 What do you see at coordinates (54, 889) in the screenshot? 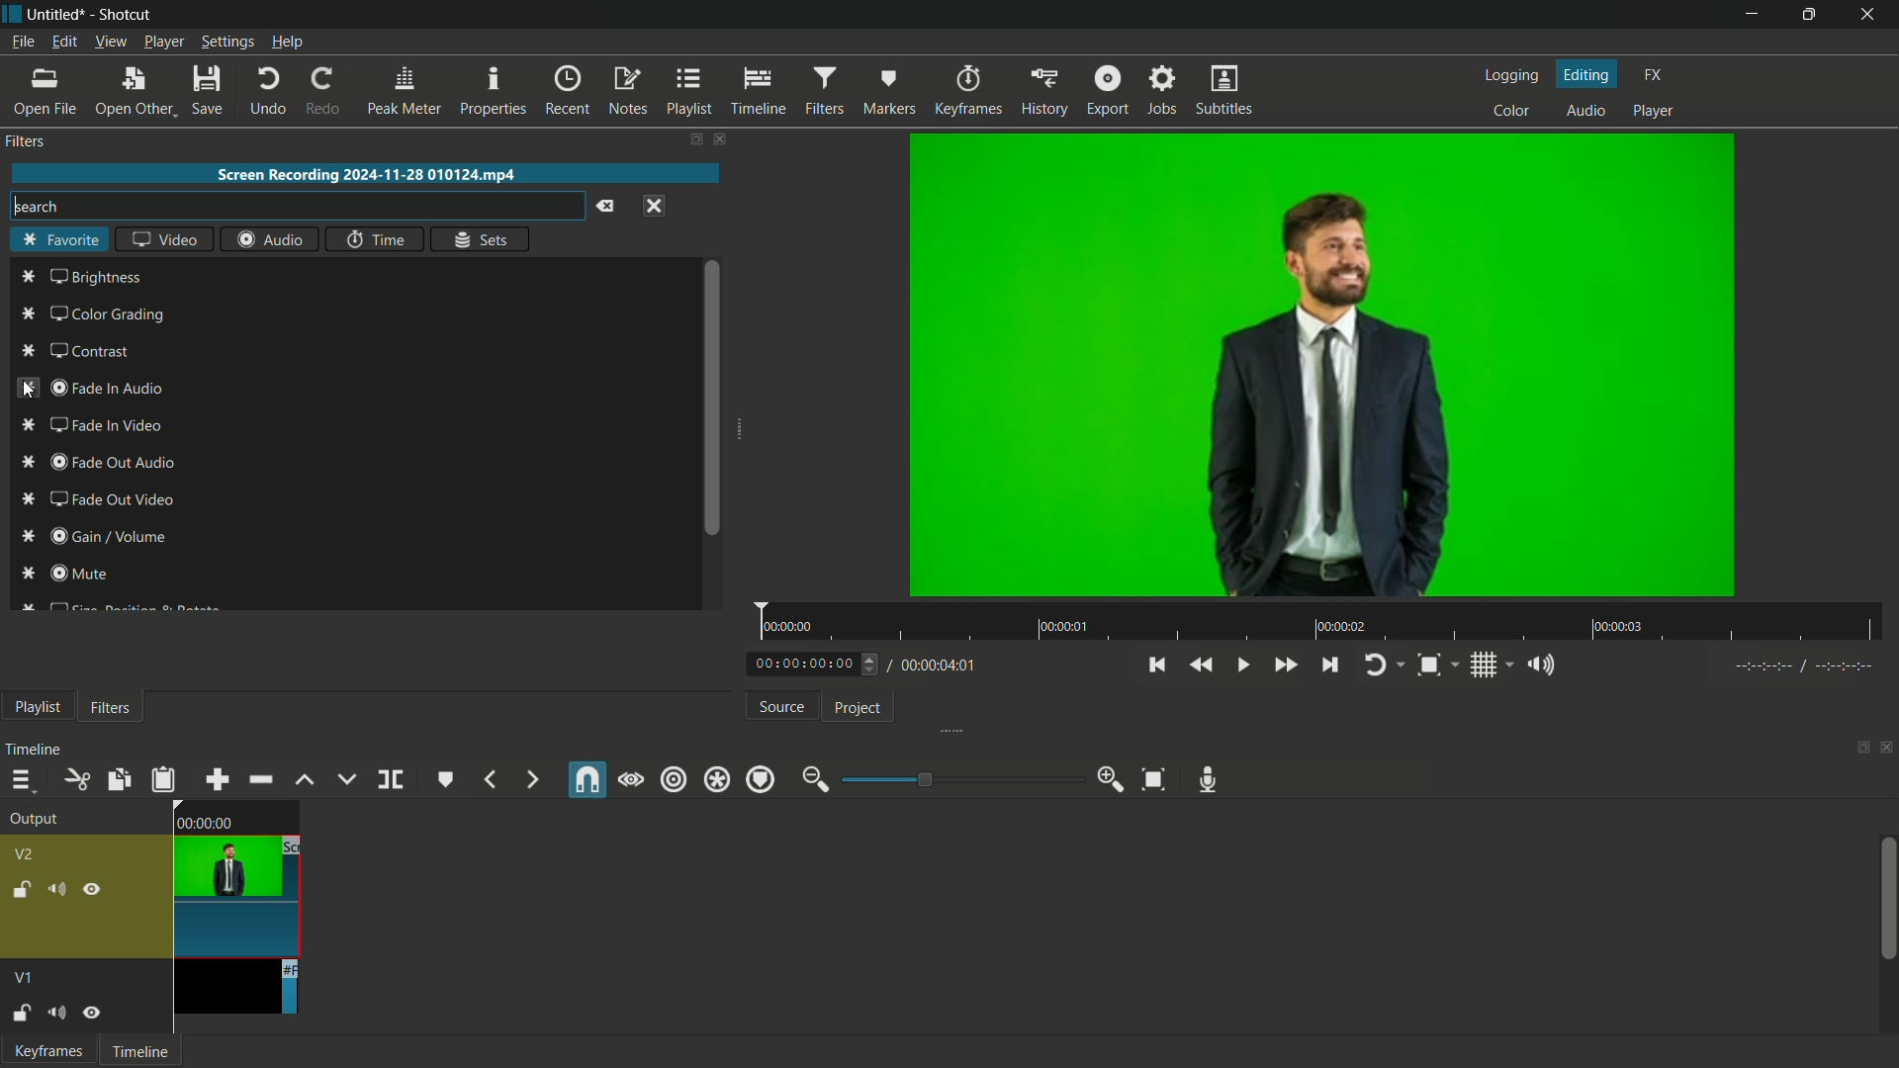
I see `mute` at bounding box center [54, 889].